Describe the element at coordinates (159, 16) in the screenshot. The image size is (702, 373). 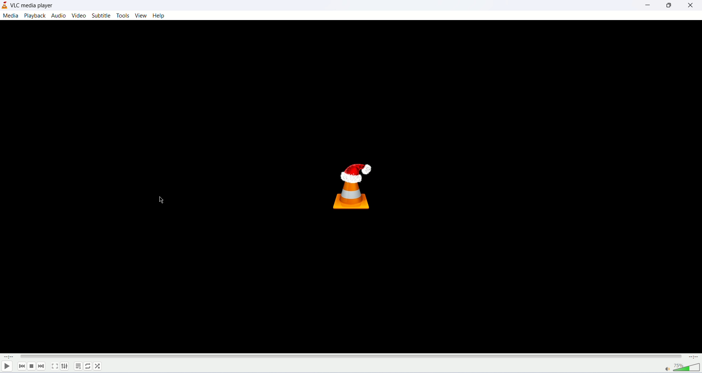
I see `help` at that location.